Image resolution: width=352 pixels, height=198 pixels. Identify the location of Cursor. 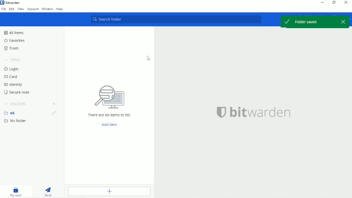
(148, 58).